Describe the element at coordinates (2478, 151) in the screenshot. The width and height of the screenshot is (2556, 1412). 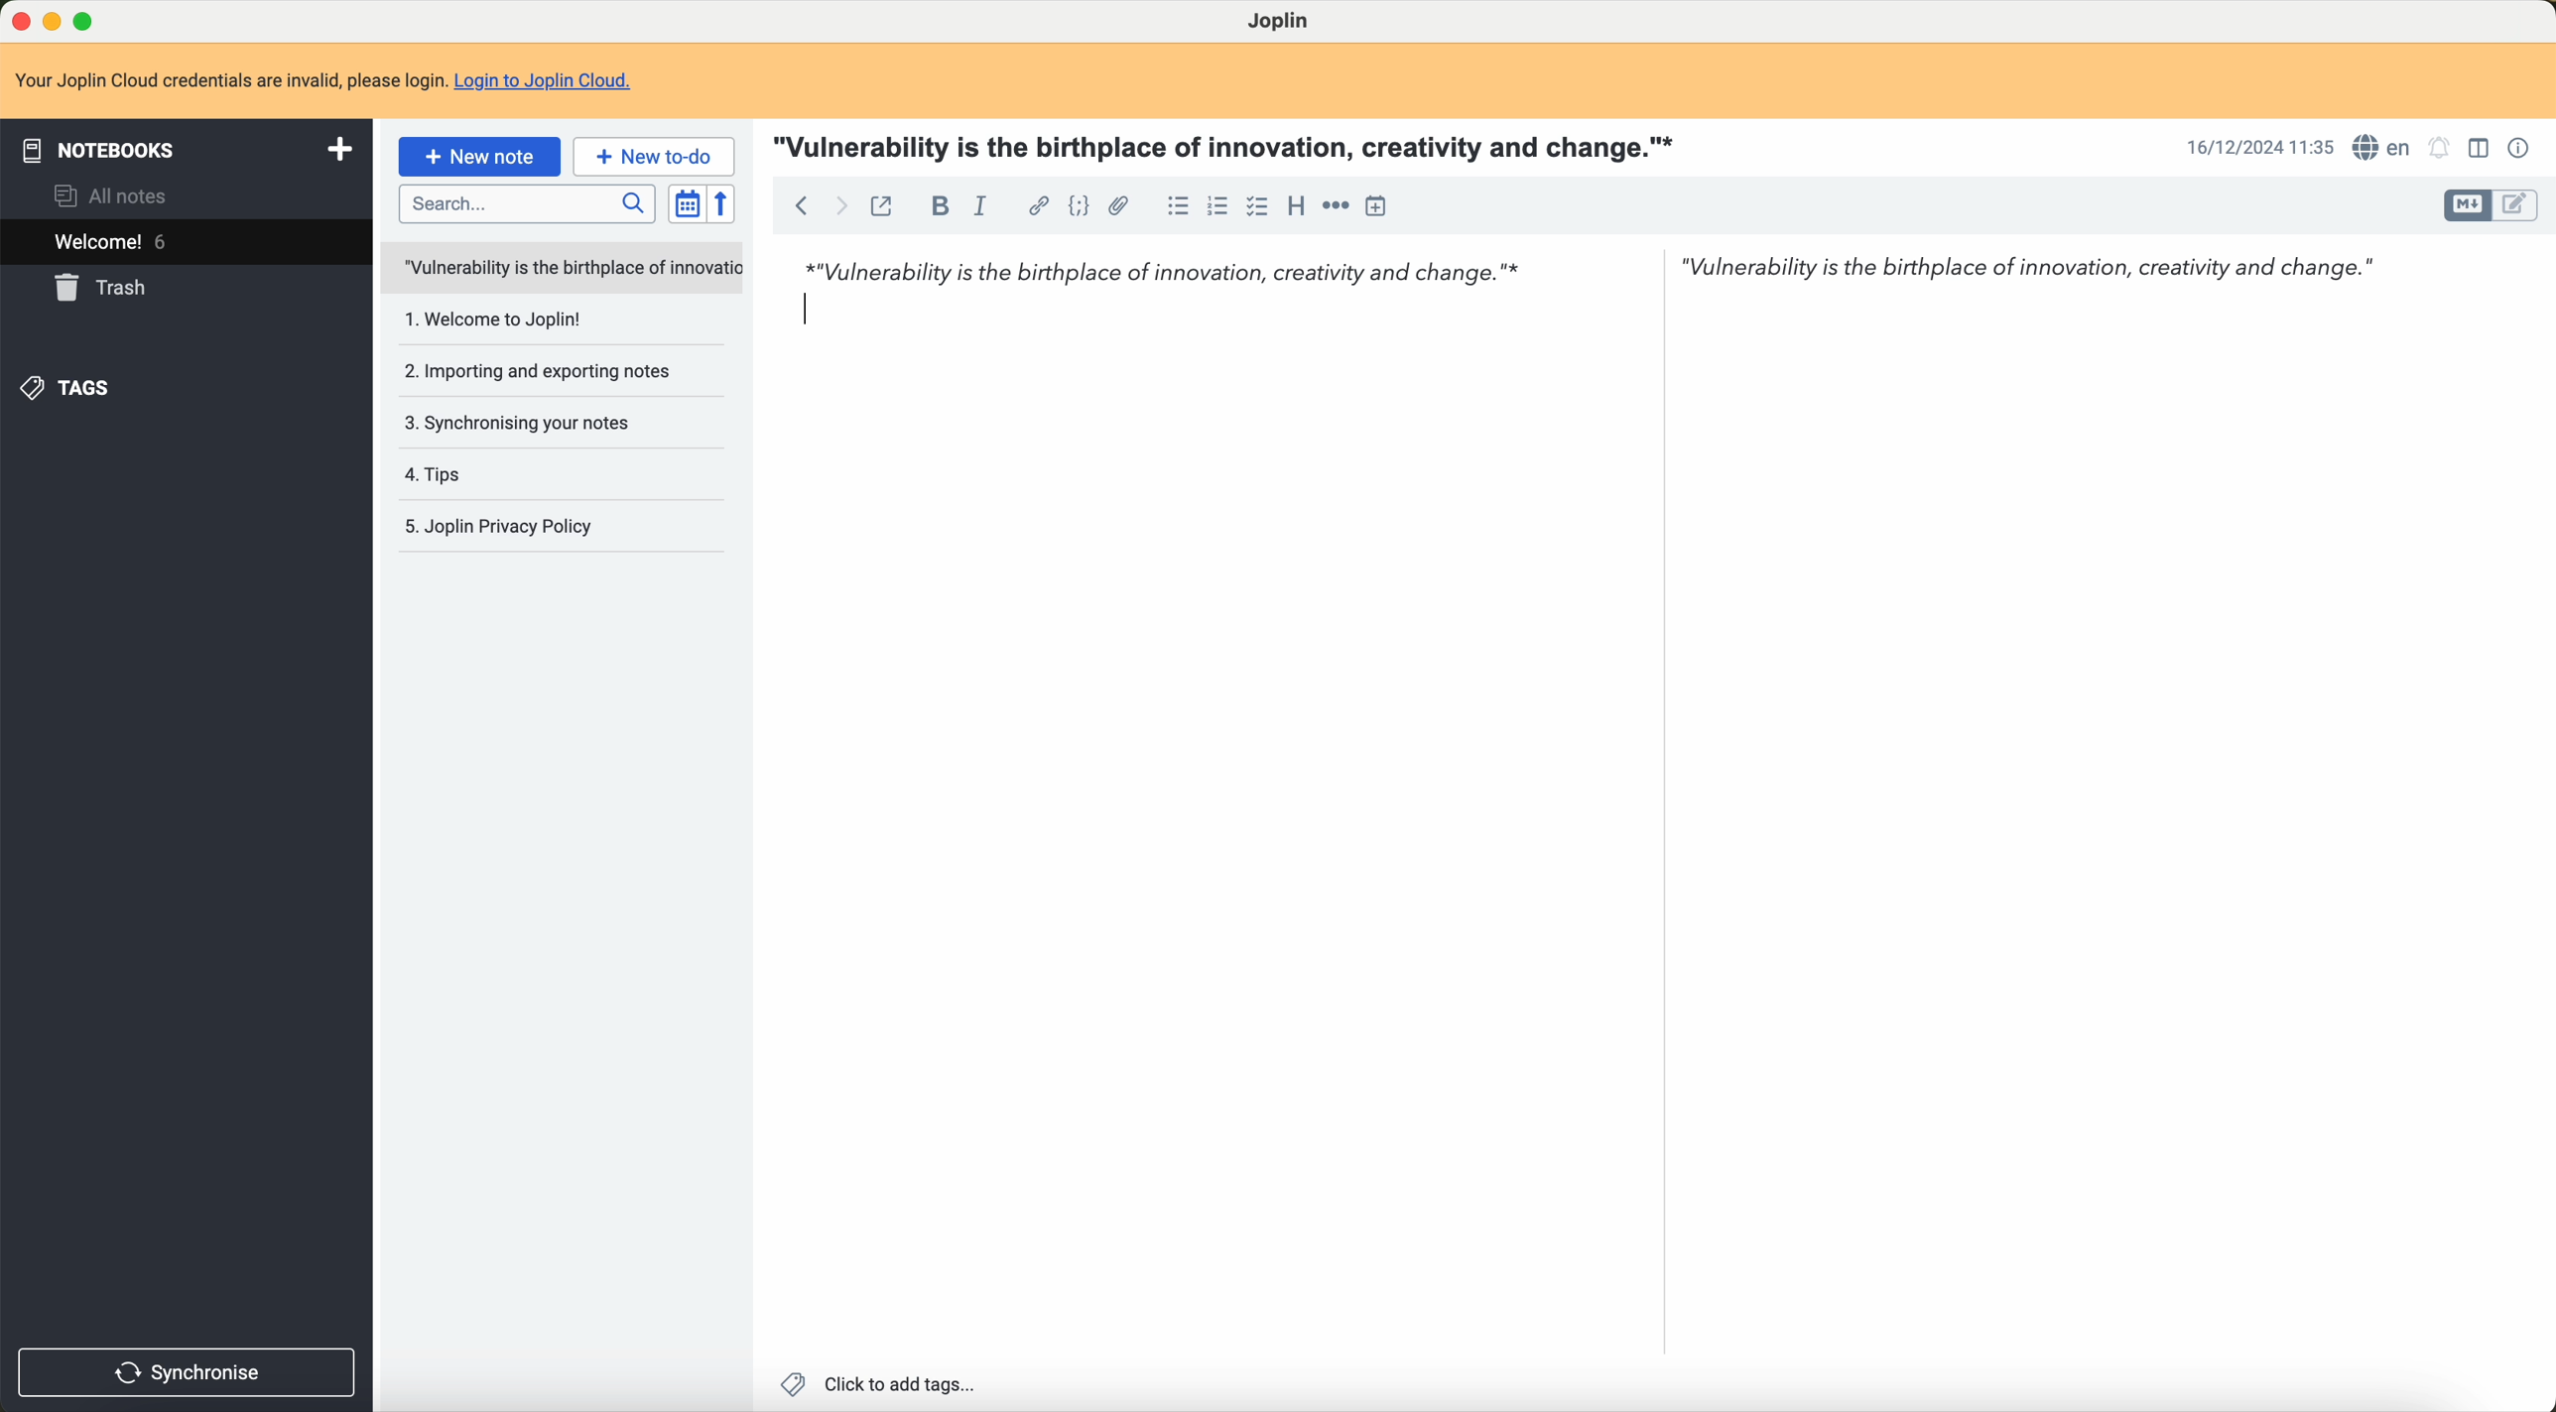
I see `toggle editor layout` at that location.